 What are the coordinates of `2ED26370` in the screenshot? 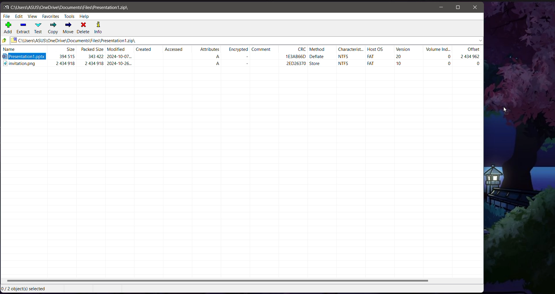 It's located at (289, 64).